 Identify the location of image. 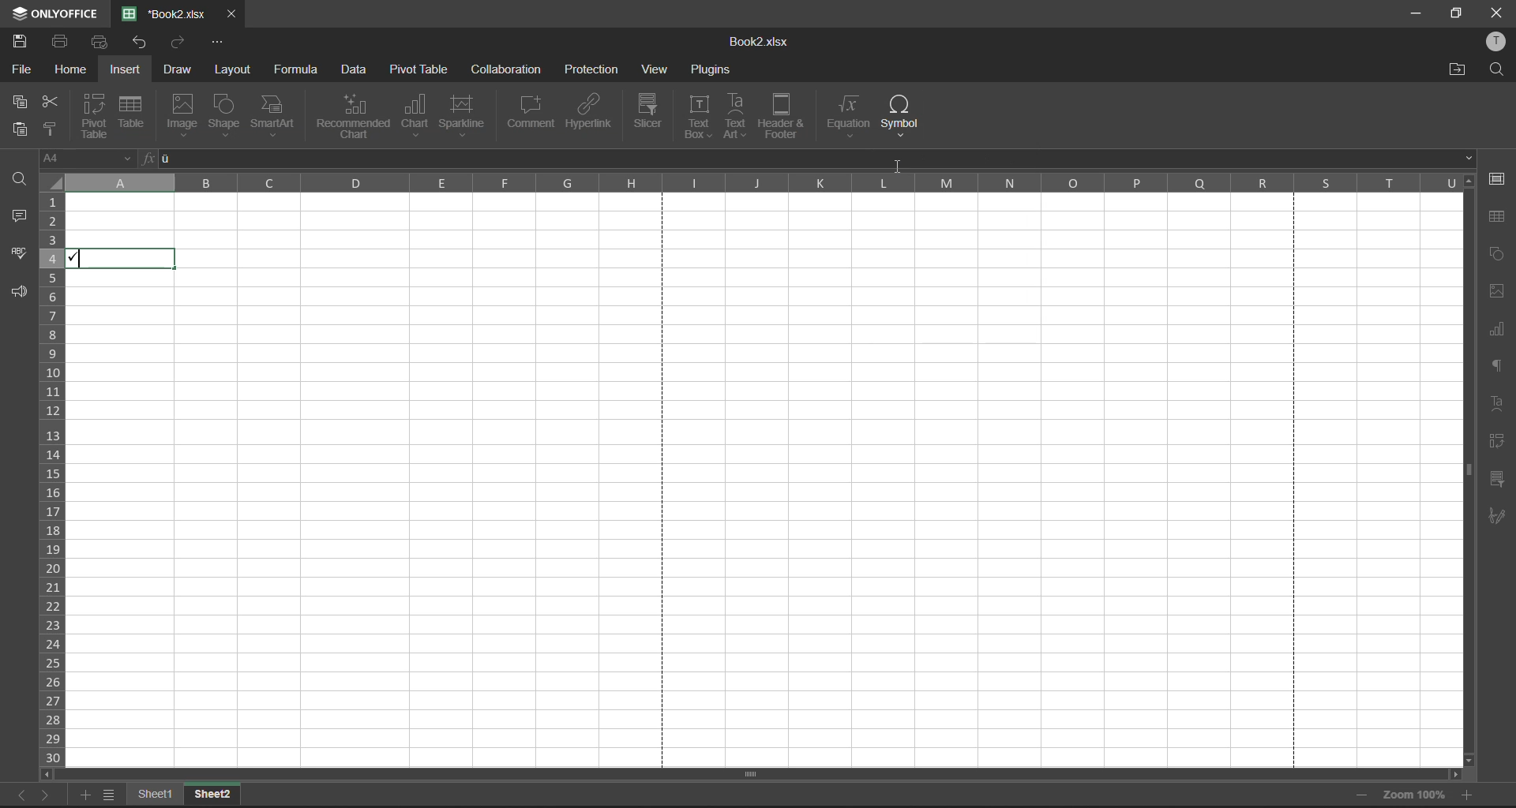
(183, 115).